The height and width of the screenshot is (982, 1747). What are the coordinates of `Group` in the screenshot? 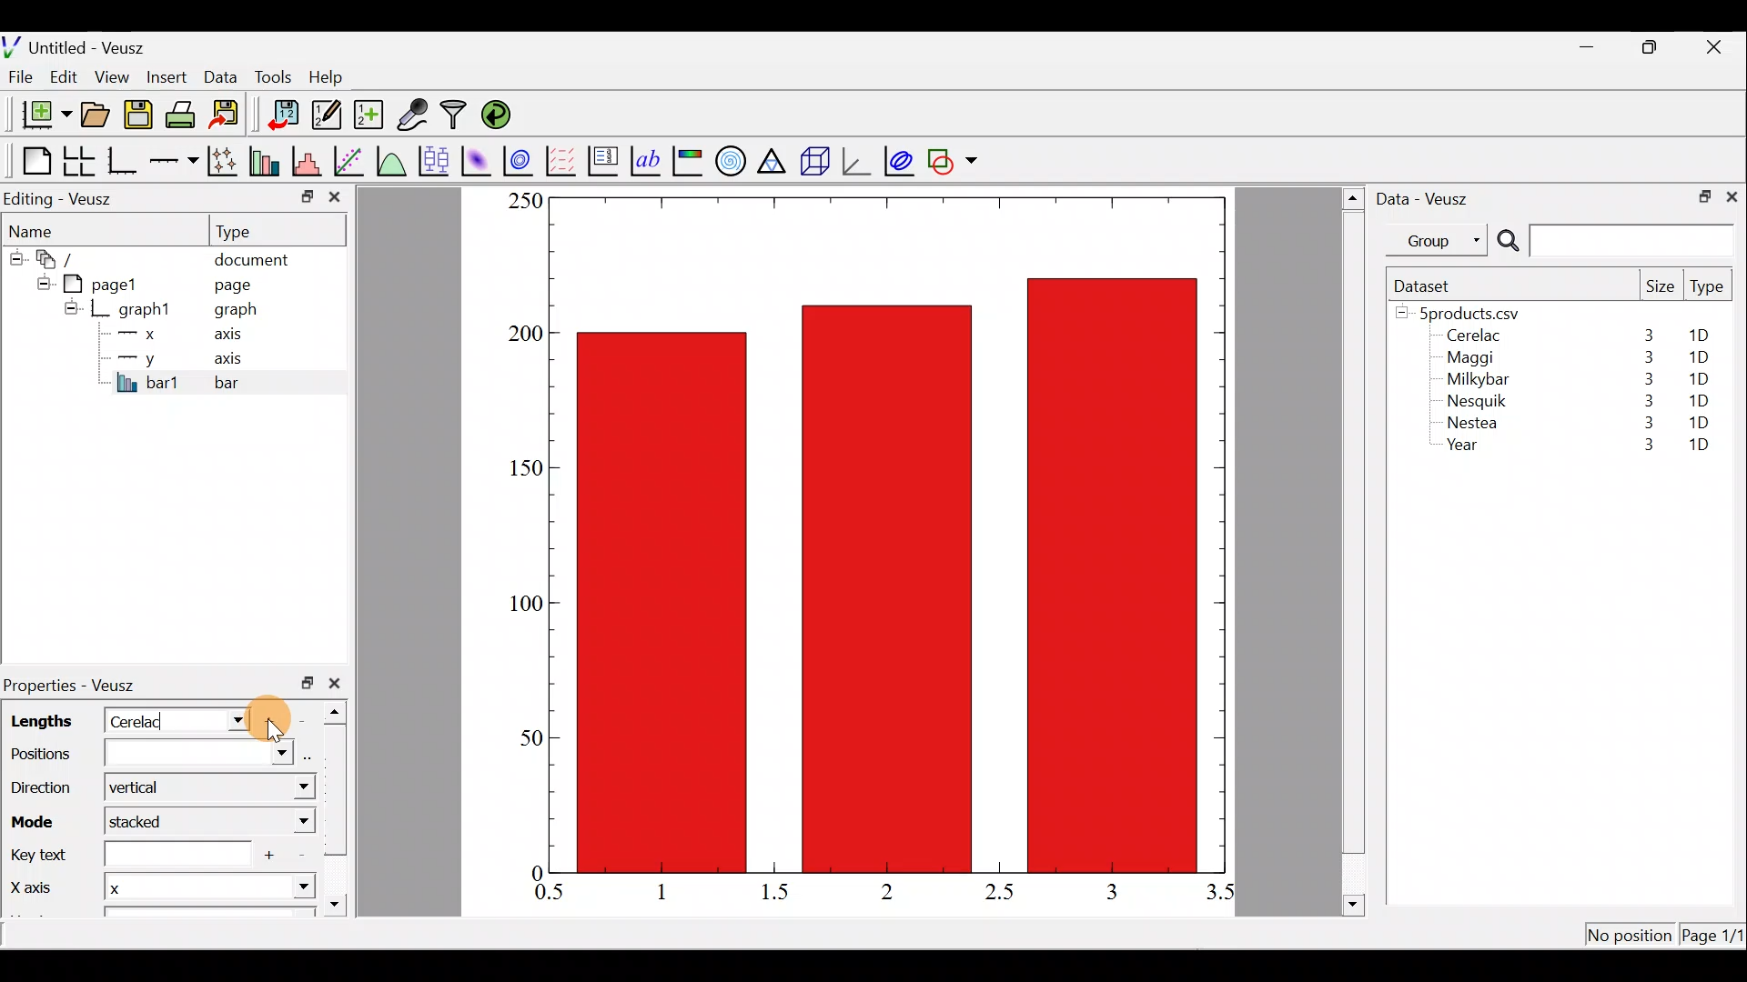 It's located at (1440, 239).